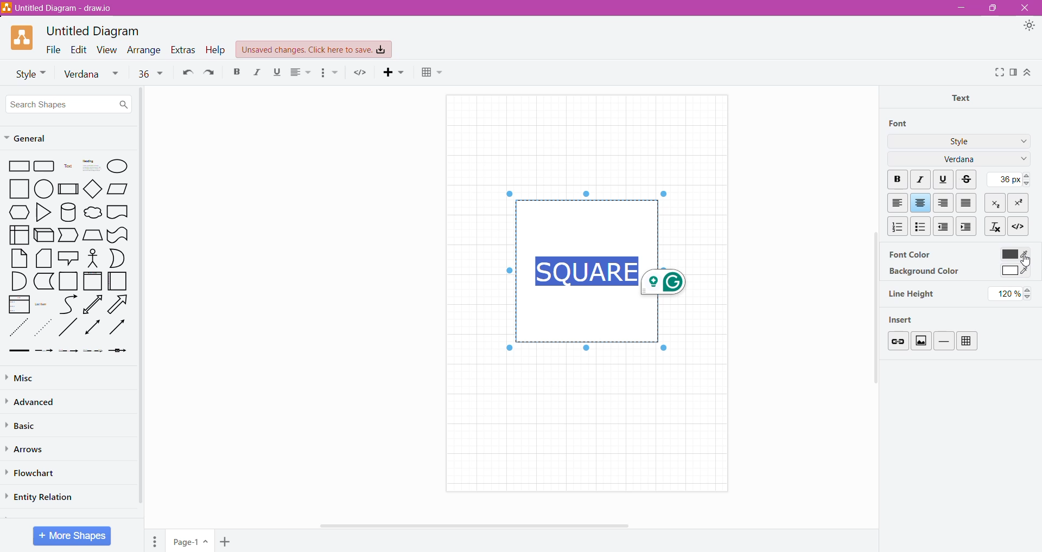  Describe the element at coordinates (150, 73) in the screenshot. I see `Font size` at that location.